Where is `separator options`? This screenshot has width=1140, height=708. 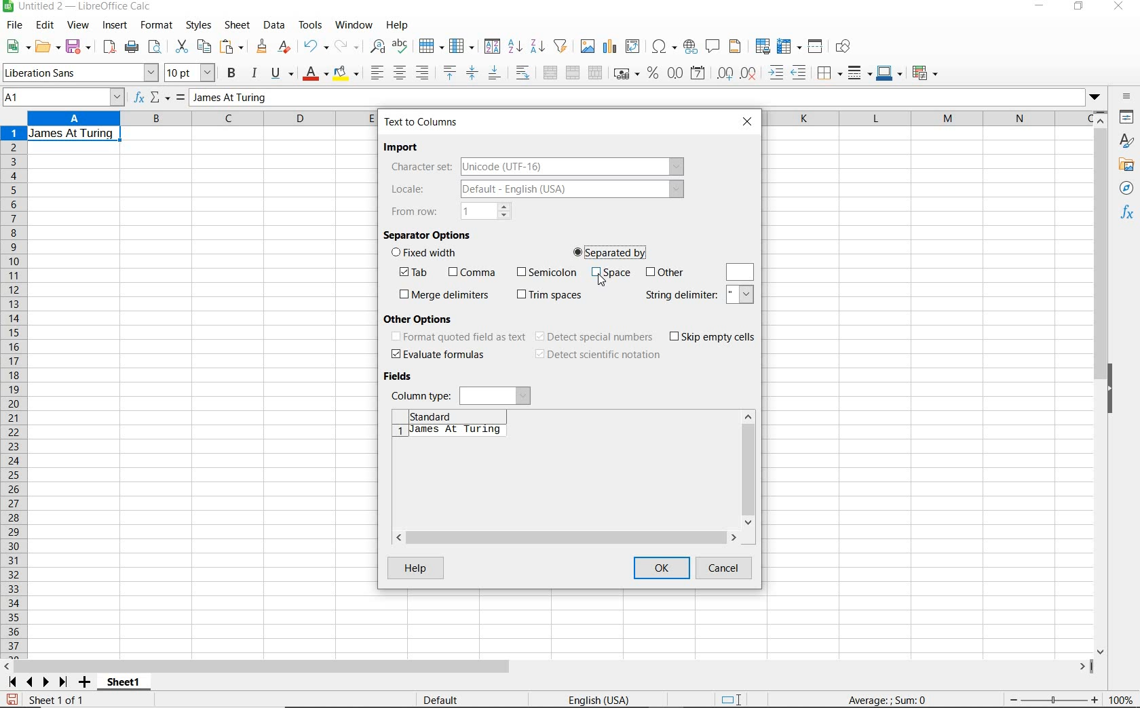
separator options is located at coordinates (429, 234).